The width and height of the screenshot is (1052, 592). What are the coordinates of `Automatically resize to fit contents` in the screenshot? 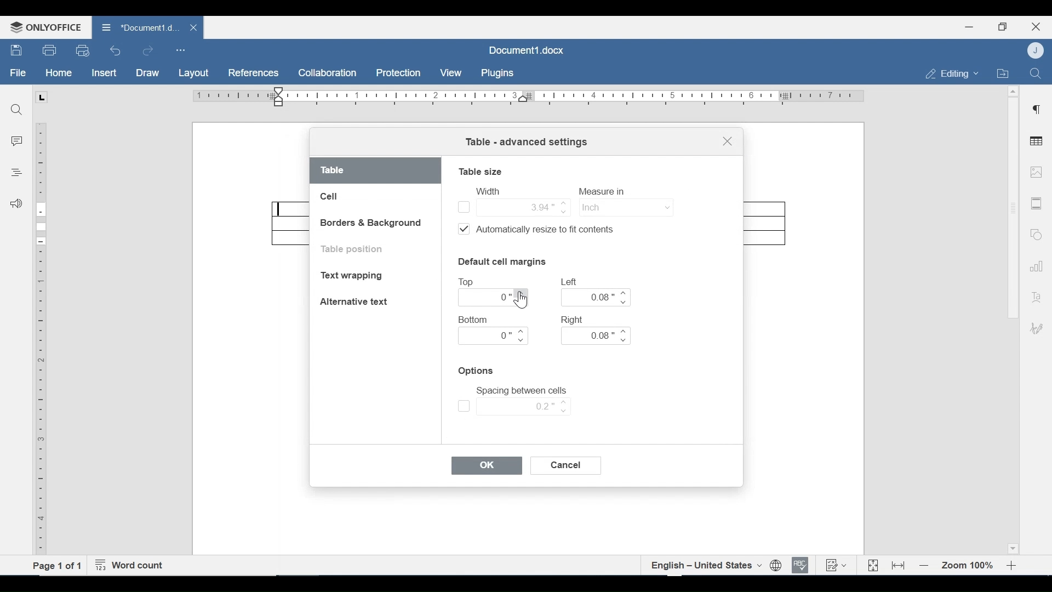 It's located at (542, 231).